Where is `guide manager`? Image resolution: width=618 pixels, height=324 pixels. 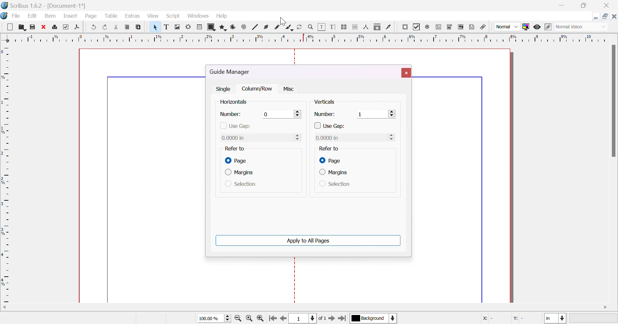 guide manager is located at coordinates (232, 72).